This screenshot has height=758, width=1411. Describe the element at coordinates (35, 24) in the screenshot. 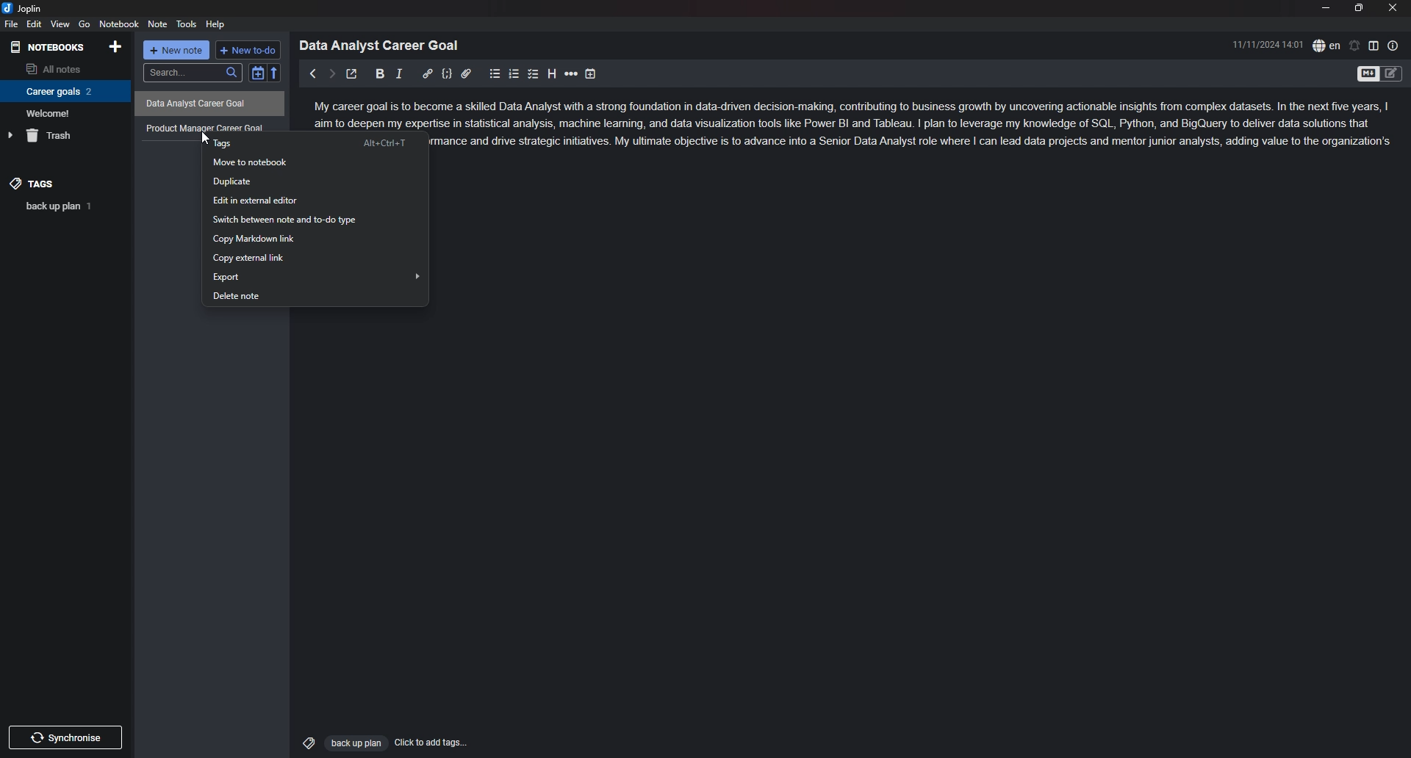

I see `edit` at that location.